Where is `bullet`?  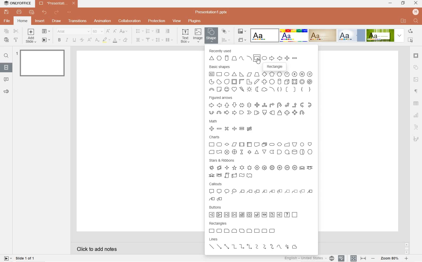 bullet is located at coordinates (139, 31).